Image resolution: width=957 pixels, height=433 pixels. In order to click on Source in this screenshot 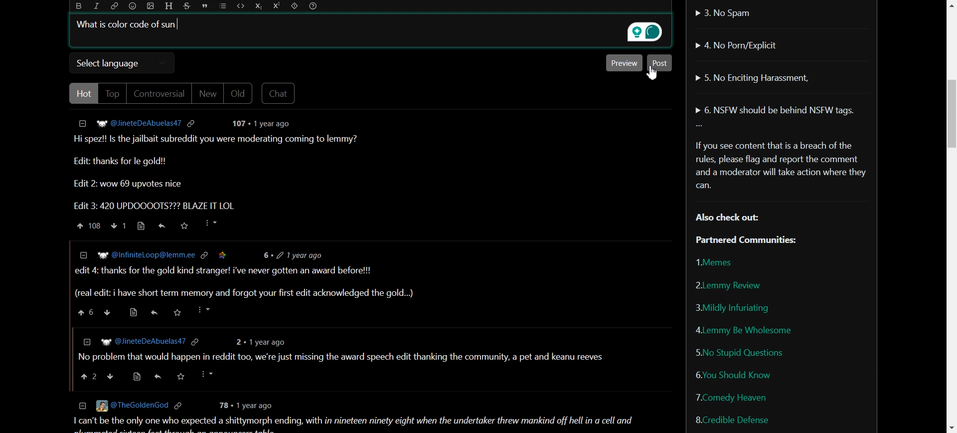, I will do `click(142, 226)`.